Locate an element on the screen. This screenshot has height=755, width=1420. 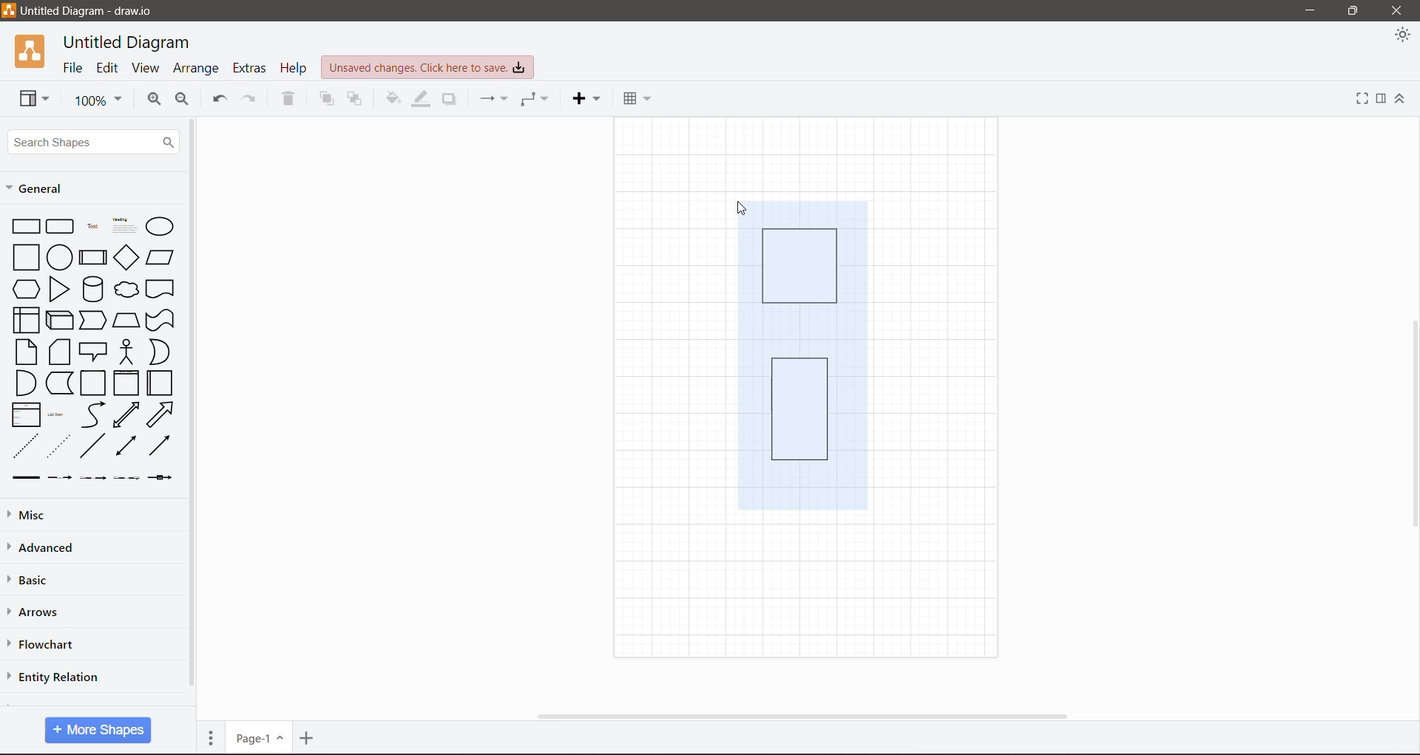
File is located at coordinates (73, 68).